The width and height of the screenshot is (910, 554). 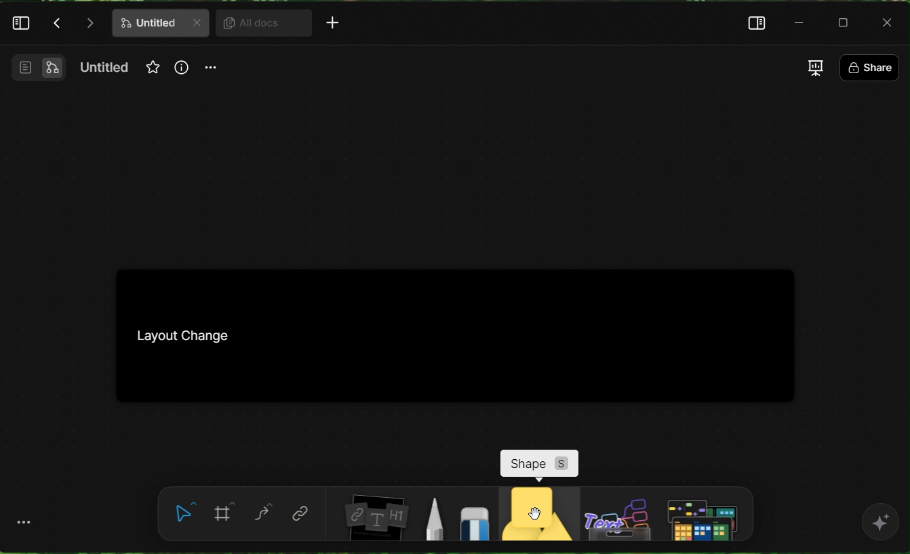 I want to click on more, so click(x=24, y=522).